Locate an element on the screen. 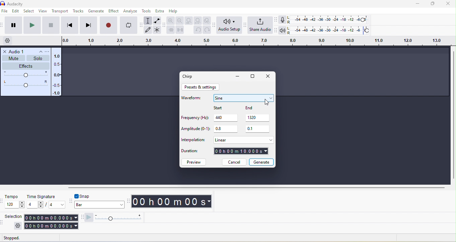 The width and height of the screenshot is (456, 242). fit selection to width is located at coordinates (188, 20).